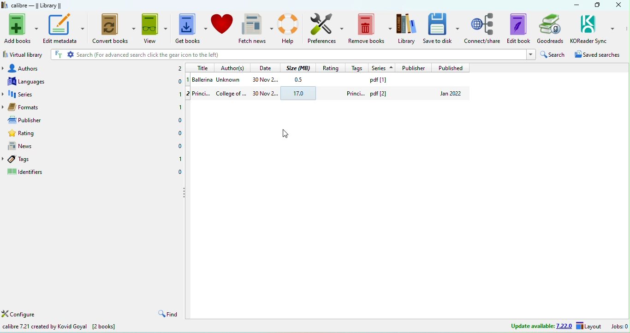 This screenshot has width=630, height=333. What do you see at coordinates (4, 95) in the screenshot?
I see `drop down` at bounding box center [4, 95].